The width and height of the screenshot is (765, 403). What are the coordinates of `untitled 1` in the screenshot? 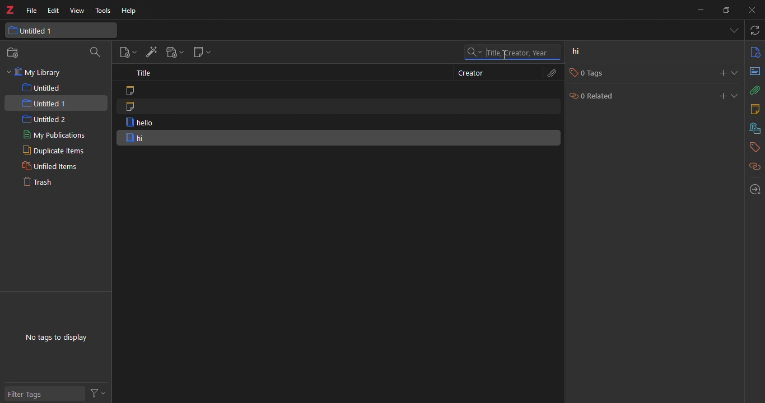 It's located at (32, 30).